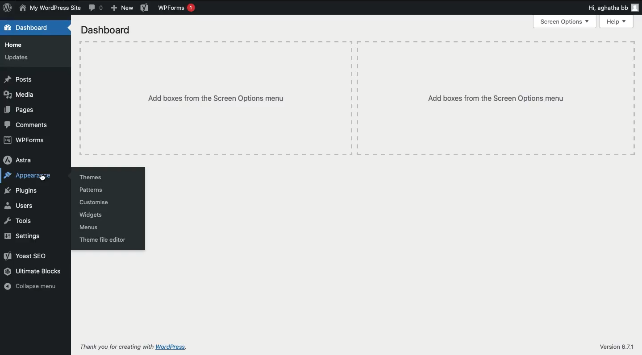  What do you see at coordinates (616, 22) in the screenshot?
I see `Help` at bounding box center [616, 22].